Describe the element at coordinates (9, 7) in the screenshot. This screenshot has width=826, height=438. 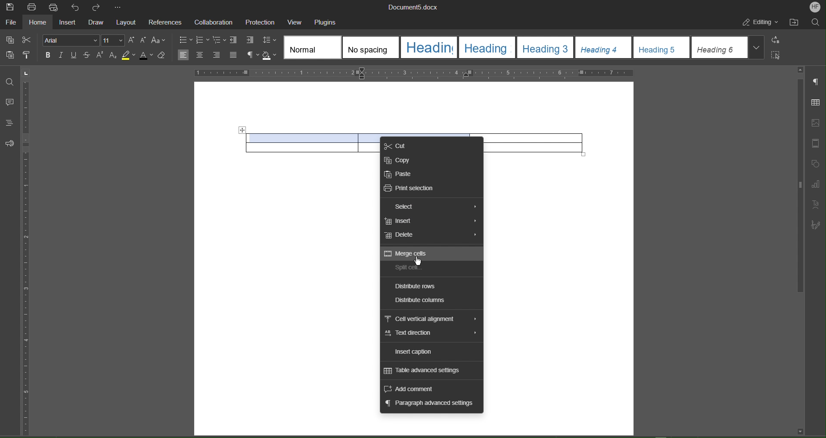
I see `Save` at that location.